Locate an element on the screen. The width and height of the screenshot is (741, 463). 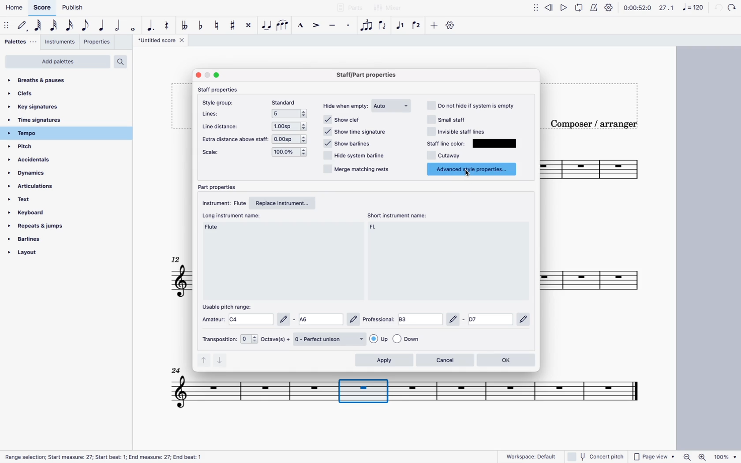
barlines is located at coordinates (55, 239).